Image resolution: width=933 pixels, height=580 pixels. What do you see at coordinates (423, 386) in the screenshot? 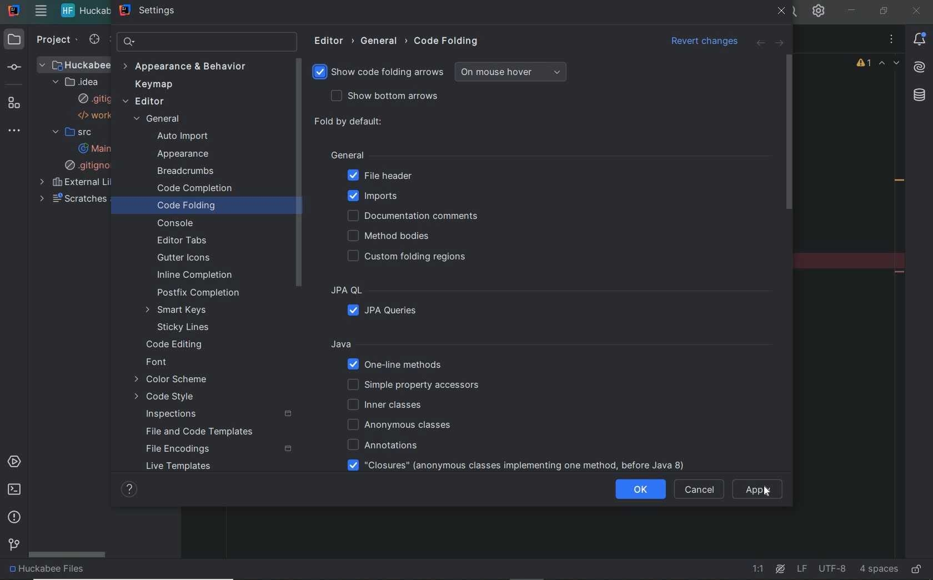
I see `simple property accessors` at bounding box center [423, 386].